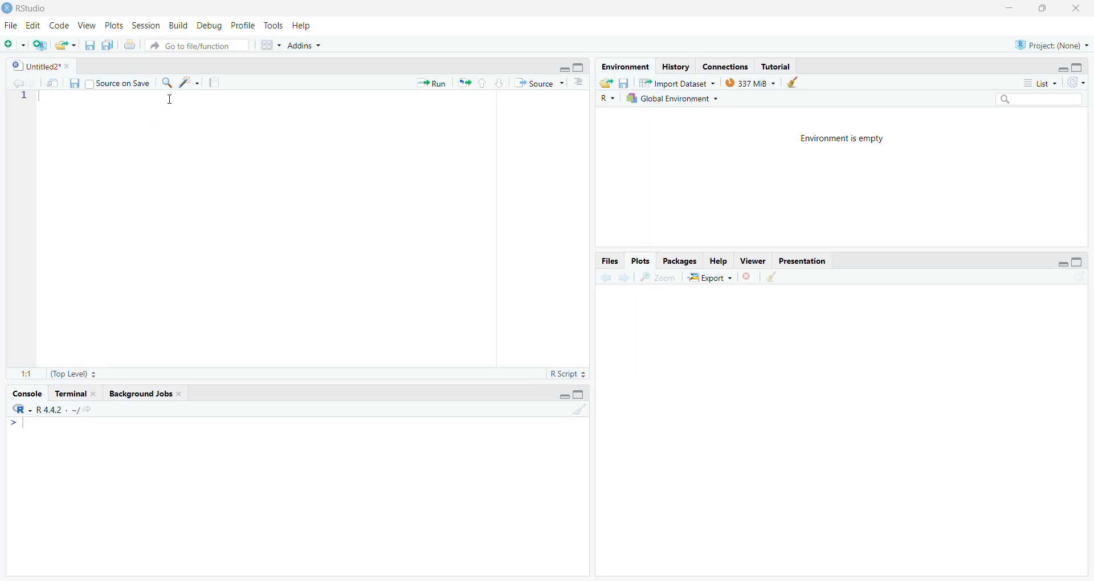 This screenshot has height=581, width=1094. What do you see at coordinates (242, 25) in the screenshot?
I see ` Profile` at bounding box center [242, 25].